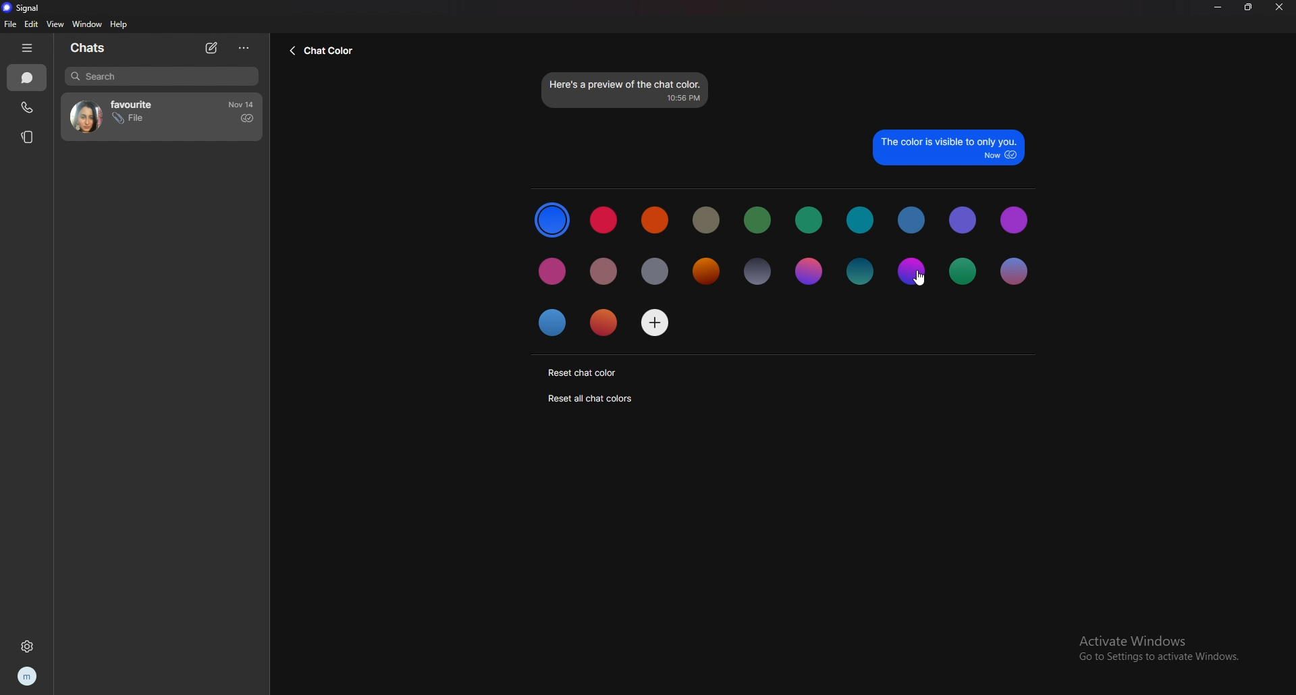  What do you see at coordinates (1278, 7) in the screenshot?
I see `close` at bounding box center [1278, 7].